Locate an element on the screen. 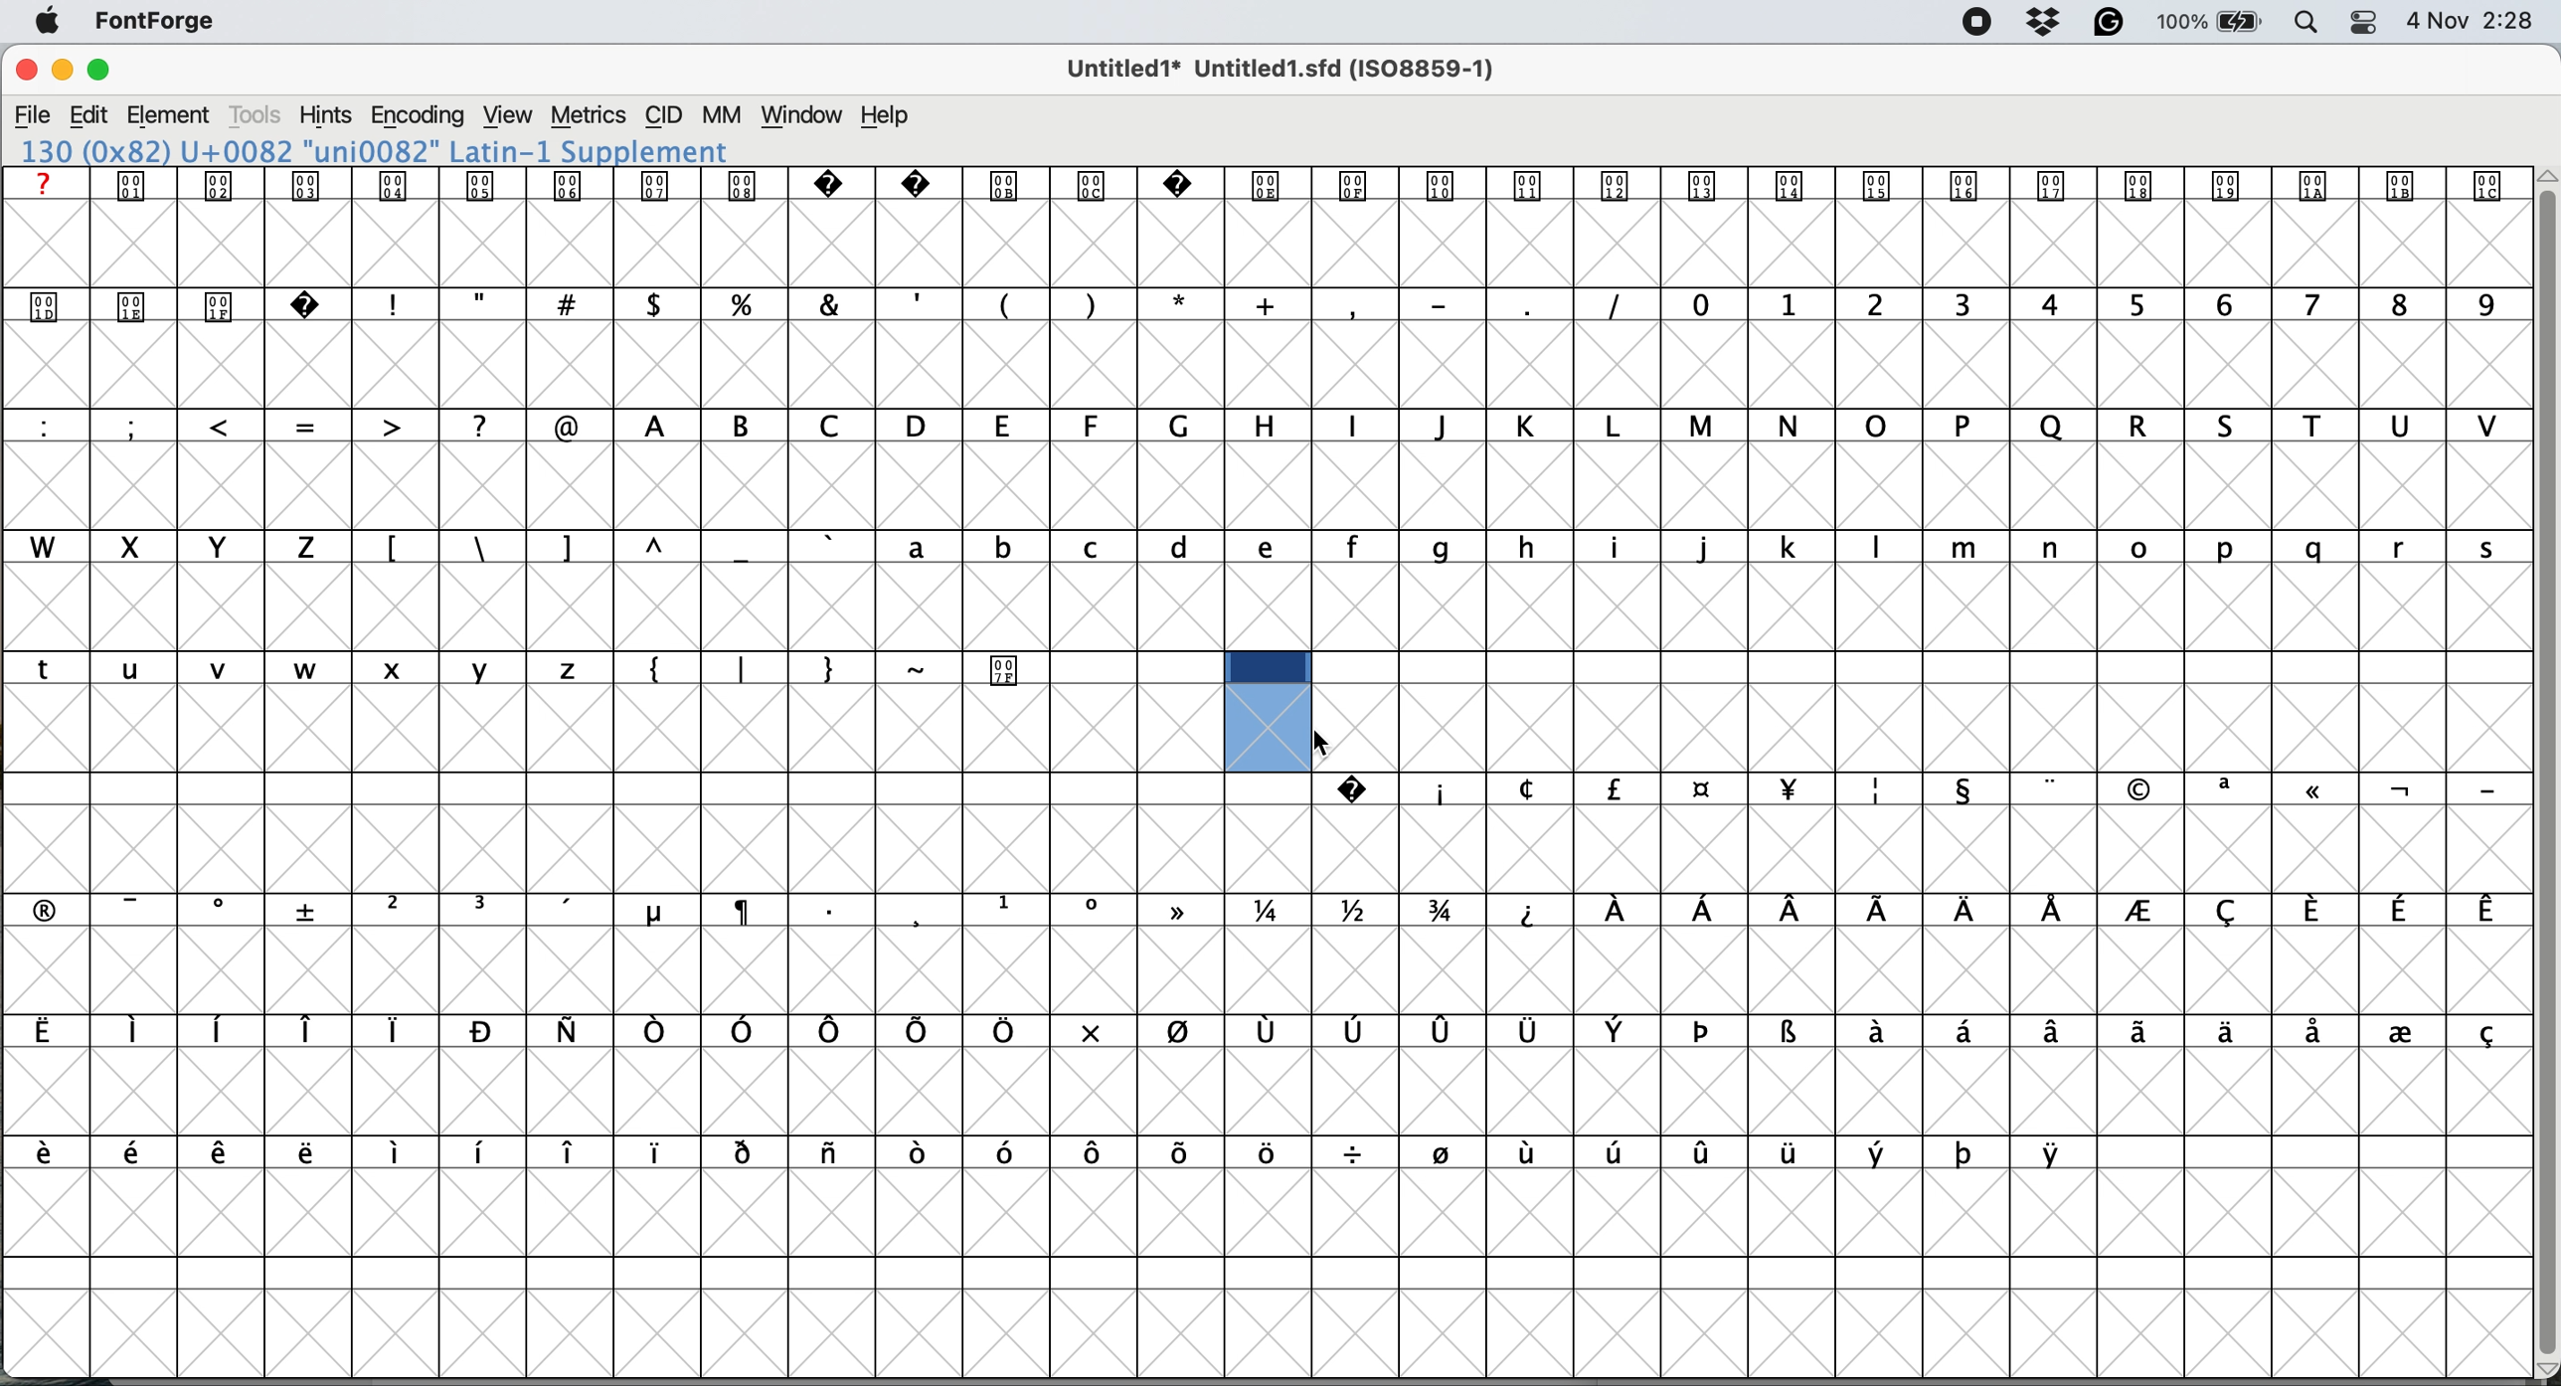  close is located at coordinates (26, 71).